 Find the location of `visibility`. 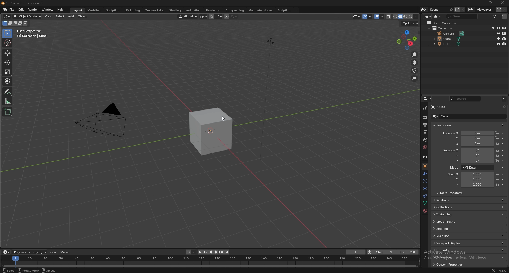

visibility is located at coordinates (444, 236).